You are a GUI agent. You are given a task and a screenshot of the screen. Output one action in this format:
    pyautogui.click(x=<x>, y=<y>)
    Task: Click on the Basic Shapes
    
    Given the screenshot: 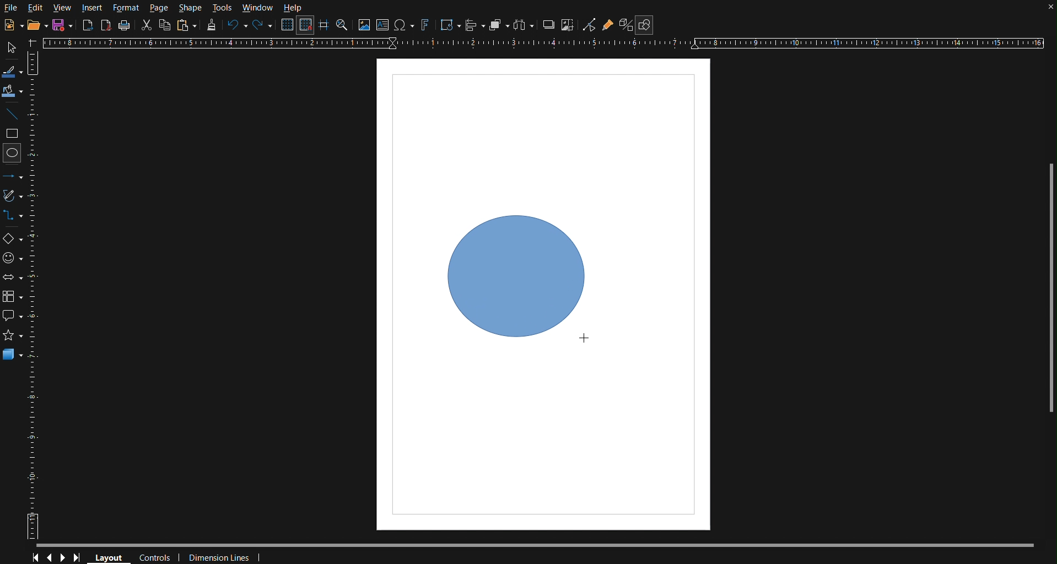 What is the action you would take?
    pyautogui.click(x=12, y=236)
    